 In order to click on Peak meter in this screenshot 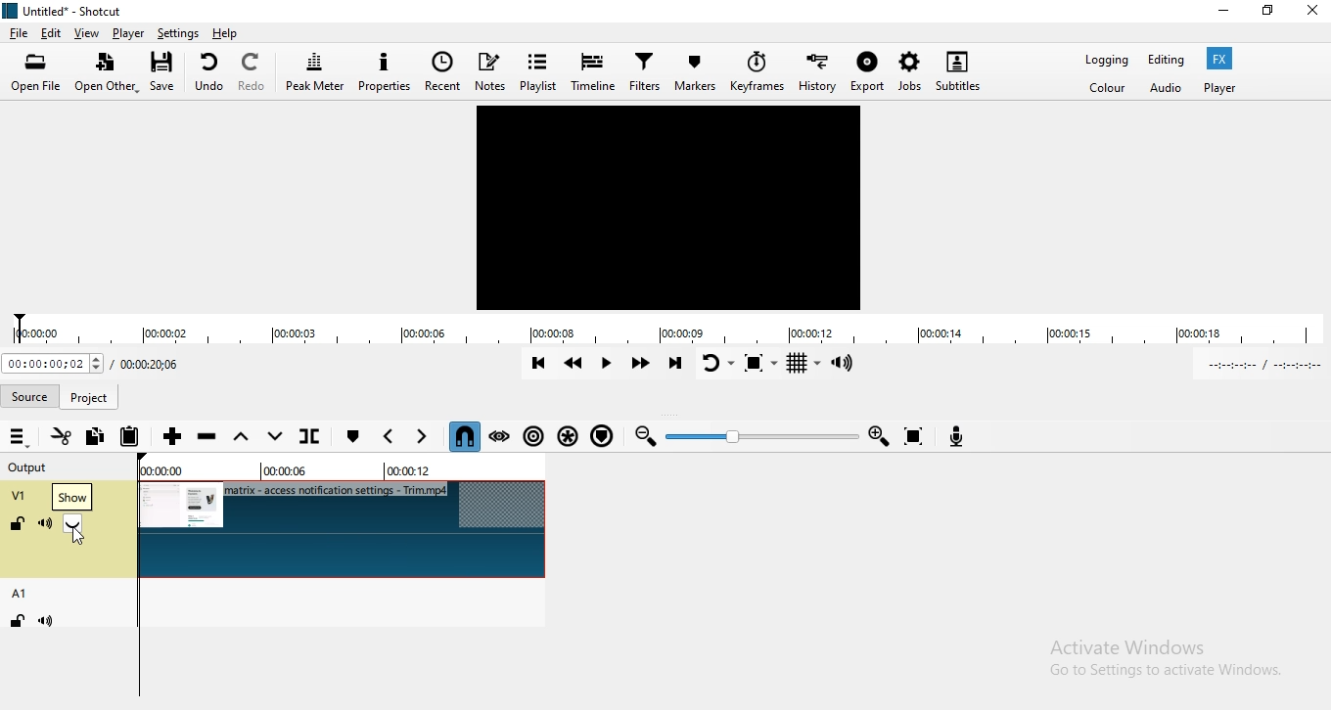, I will do `click(320, 74)`.